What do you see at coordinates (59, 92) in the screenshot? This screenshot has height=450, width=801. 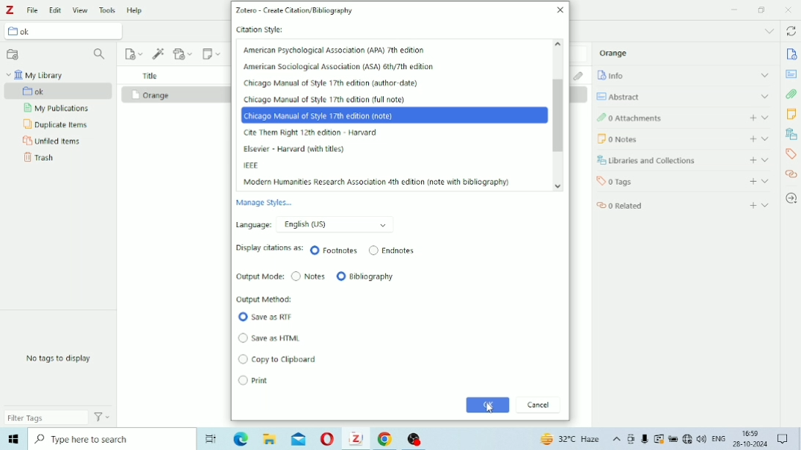 I see `ok` at bounding box center [59, 92].